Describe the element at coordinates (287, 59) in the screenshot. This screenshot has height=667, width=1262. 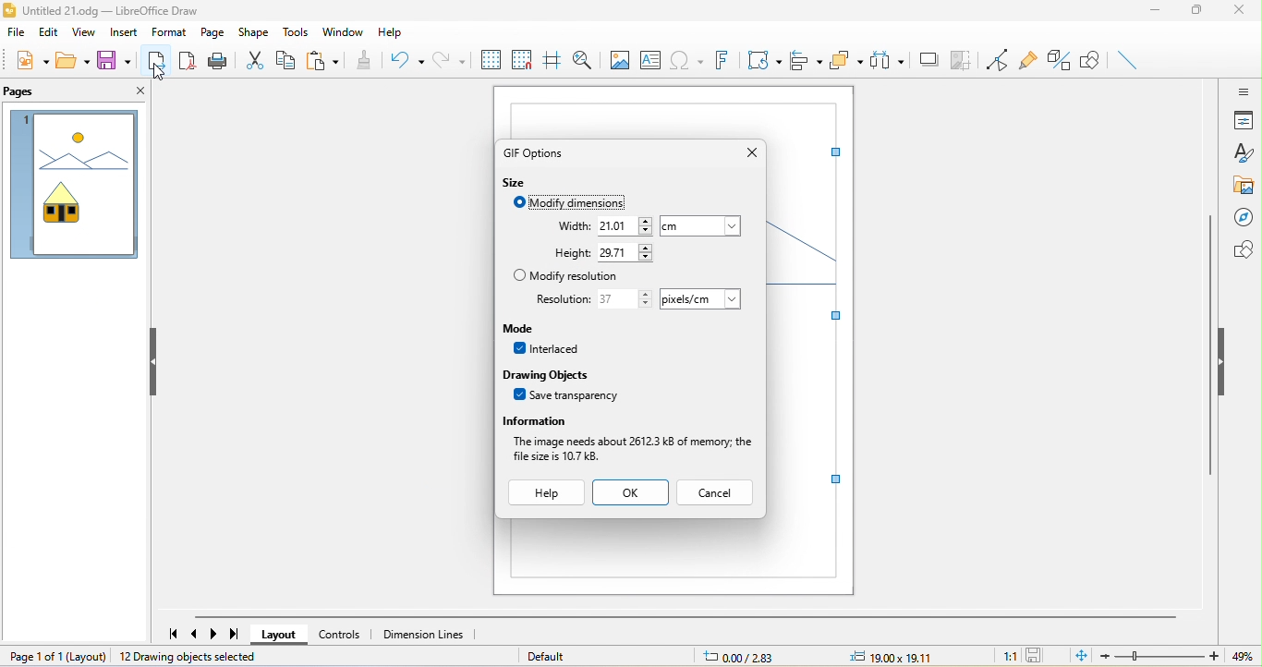
I see `copy` at that location.